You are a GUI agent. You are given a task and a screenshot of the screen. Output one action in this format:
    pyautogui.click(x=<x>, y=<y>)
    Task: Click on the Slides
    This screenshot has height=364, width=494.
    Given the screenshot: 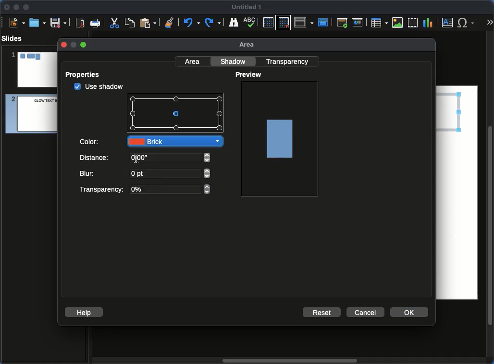 What is the action you would take?
    pyautogui.click(x=15, y=38)
    